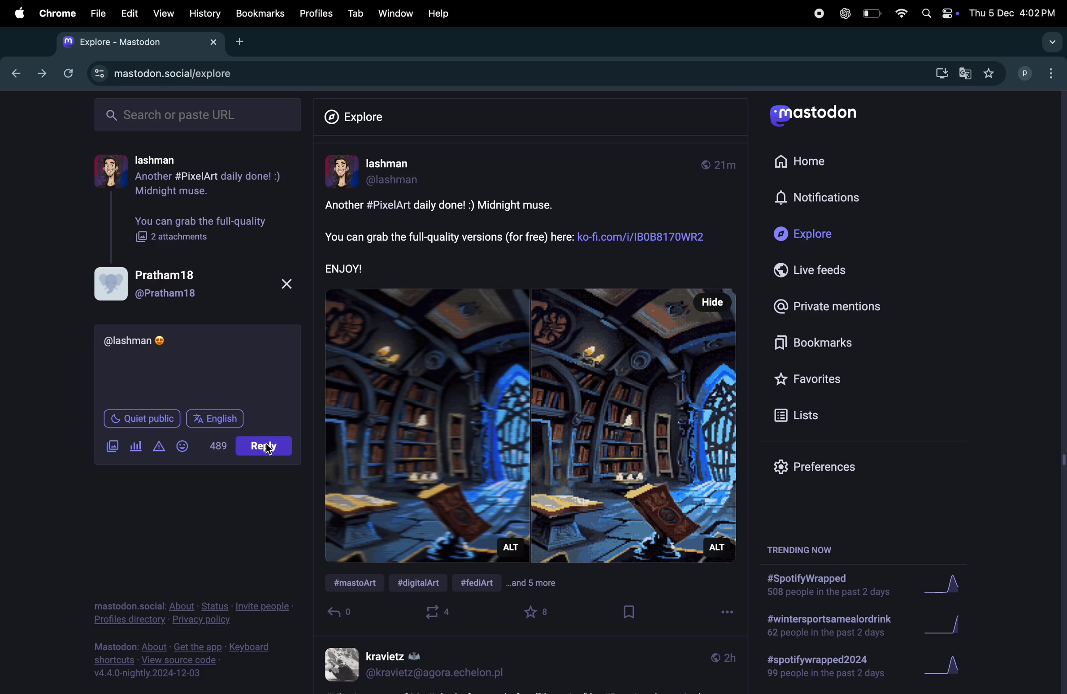 The image size is (1067, 694). Describe the element at coordinates (440, 613) in the screenshot. I see `boost` at that location.